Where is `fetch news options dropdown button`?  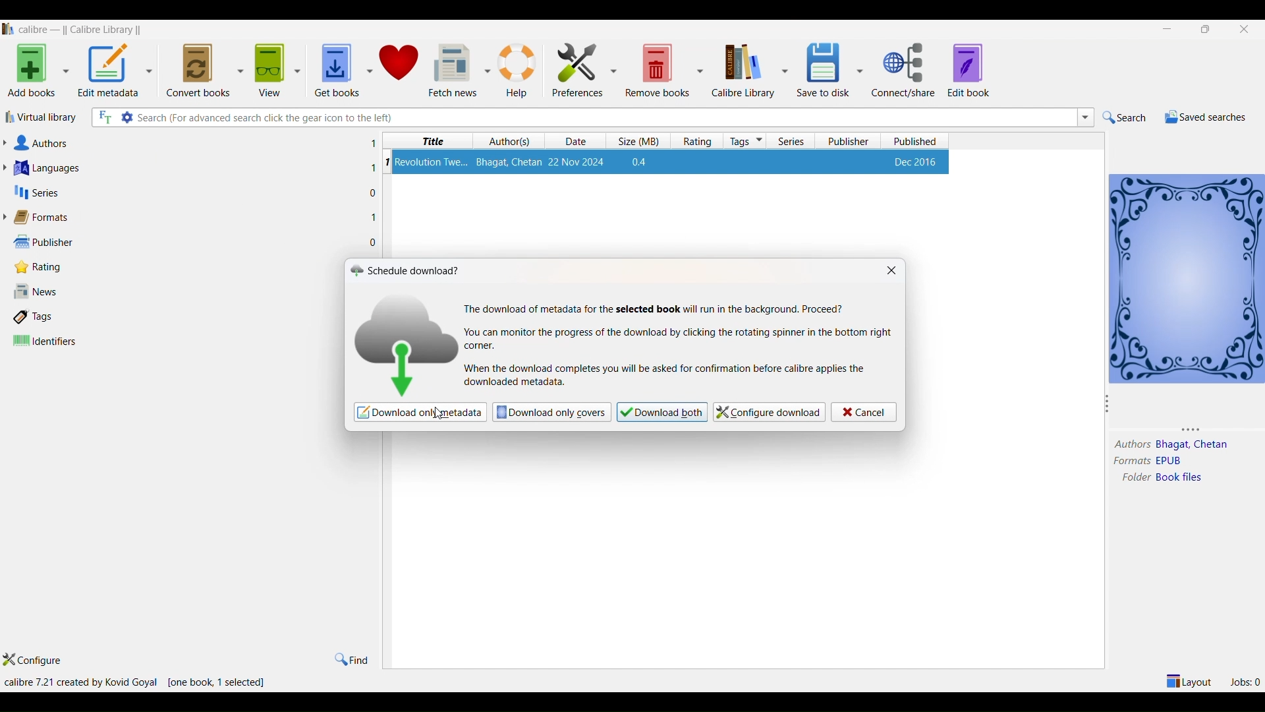 fetch news options dropdown button is located at coordinates (488, 65).